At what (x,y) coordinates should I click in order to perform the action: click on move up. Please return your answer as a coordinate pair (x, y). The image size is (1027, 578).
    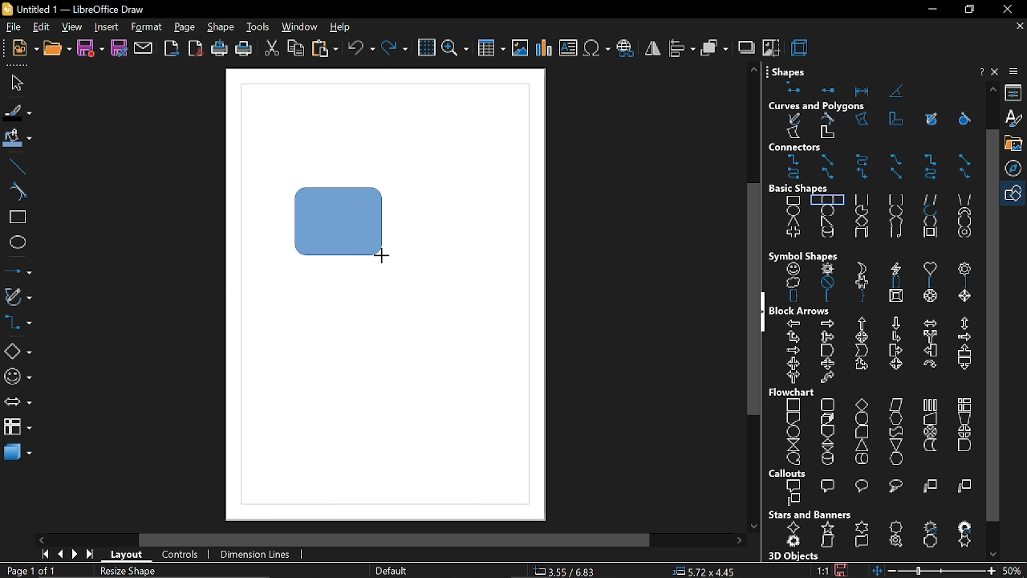
    Looking at the image, I should click on (993, 88).